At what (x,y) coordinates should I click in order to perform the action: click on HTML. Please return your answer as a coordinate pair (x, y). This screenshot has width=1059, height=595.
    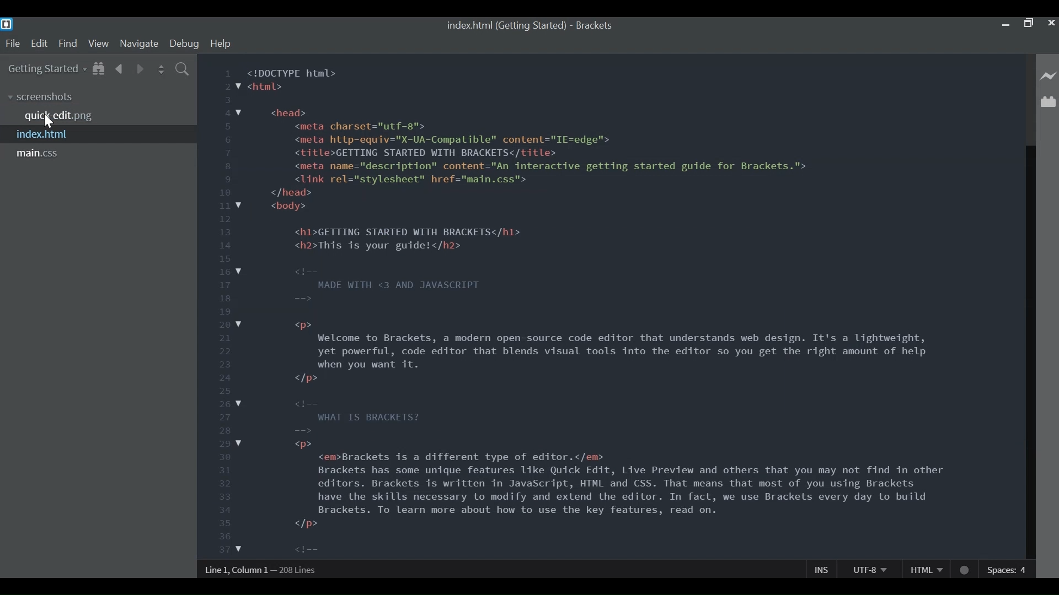
    Looking at the image, I should click on (928, 569).